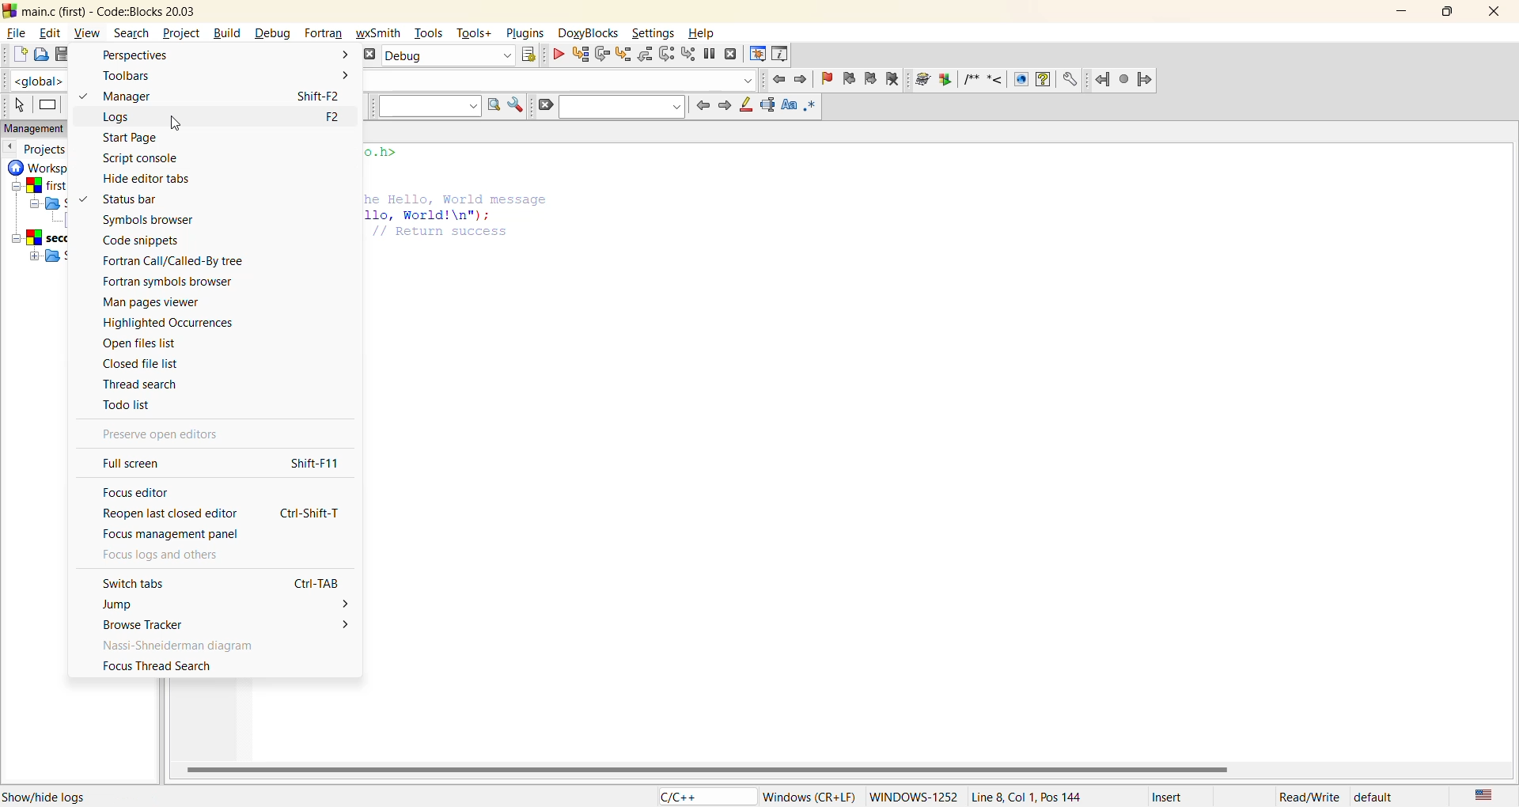 This screenshot has width=1519, height=807. I want to click on new, so click(17, 52).